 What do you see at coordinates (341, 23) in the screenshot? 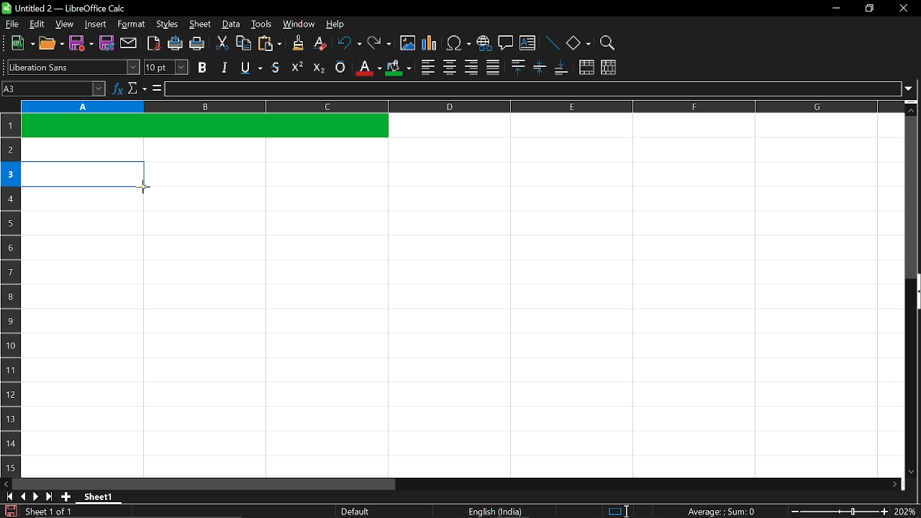
I see `help` at bounding box center [341, 23].